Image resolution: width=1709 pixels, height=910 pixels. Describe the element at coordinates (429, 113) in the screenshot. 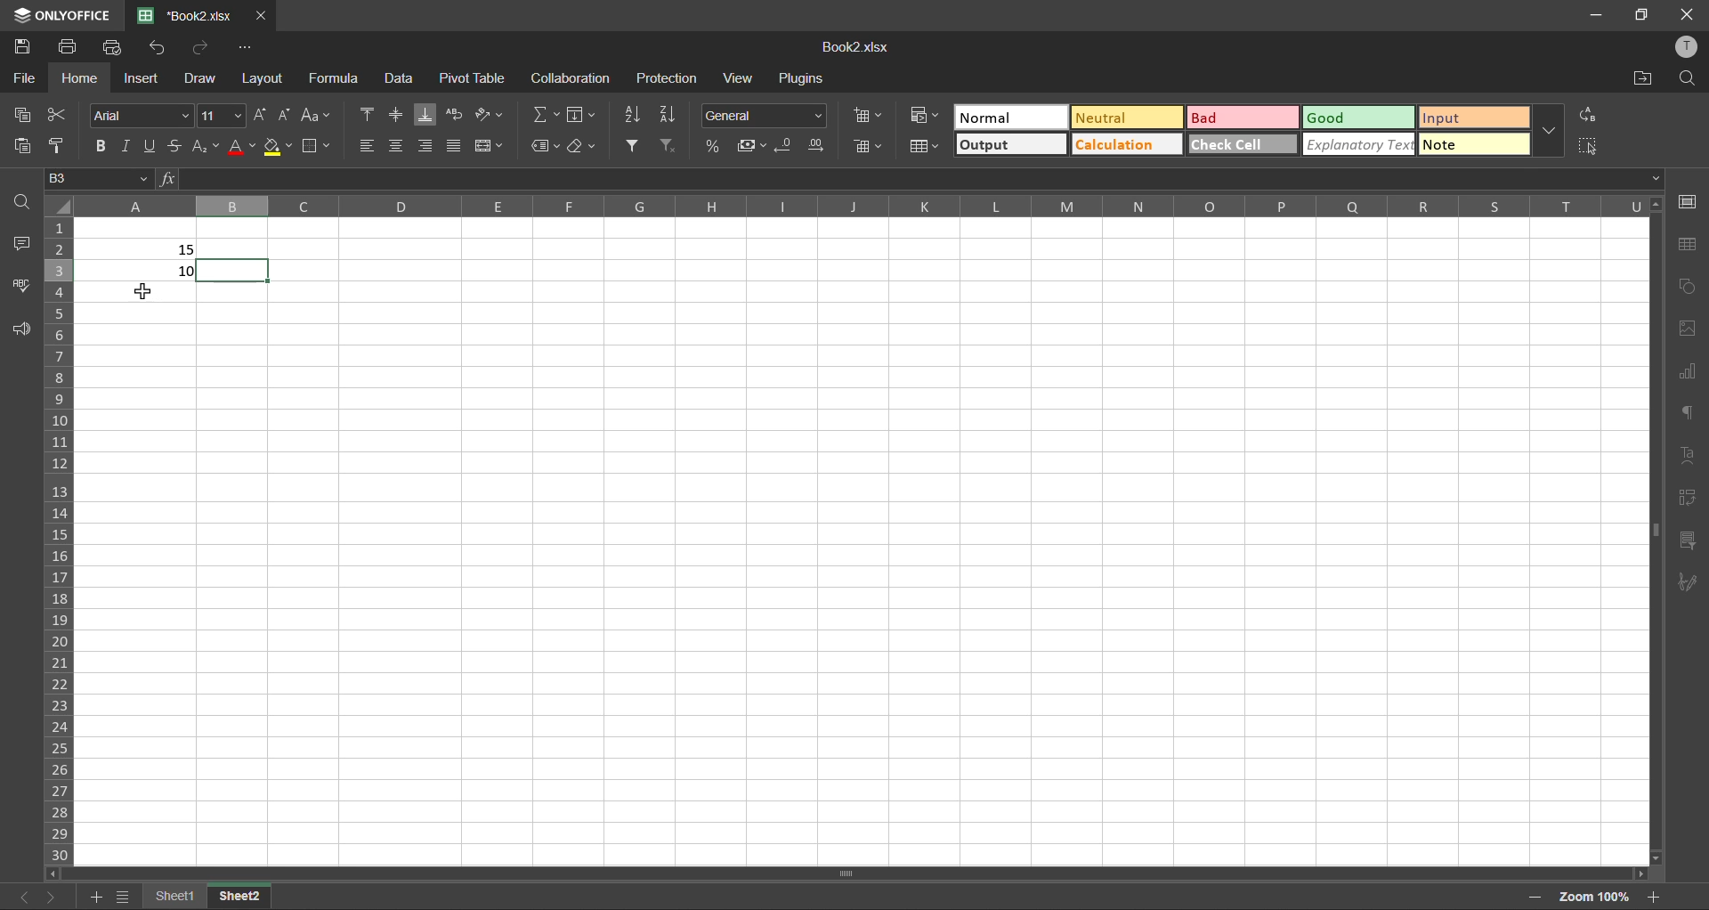

I see `align bottom` at that location.